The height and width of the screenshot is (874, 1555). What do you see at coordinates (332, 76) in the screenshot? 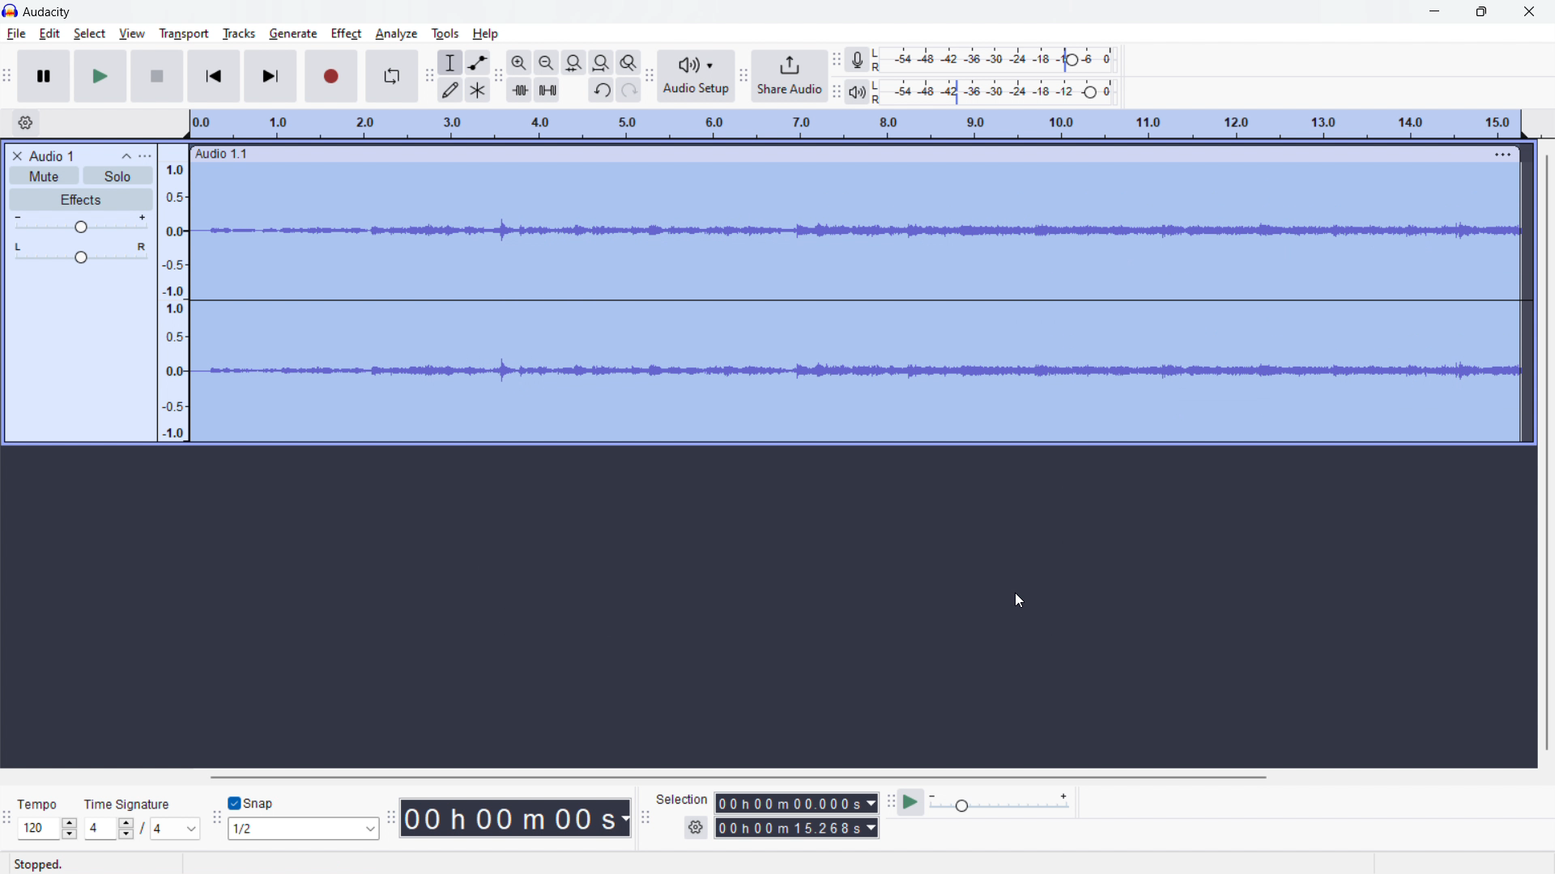
I see `record` at bounding box center [332, 76].